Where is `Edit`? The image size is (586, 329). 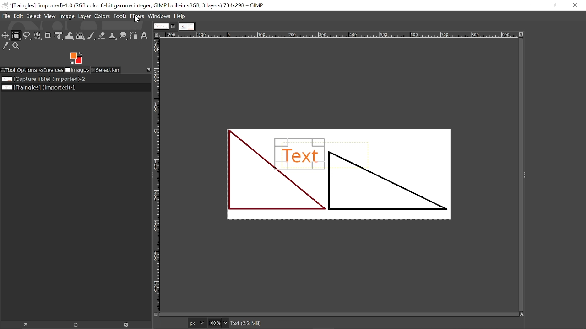
Edit is located at coordinates (18, 16).